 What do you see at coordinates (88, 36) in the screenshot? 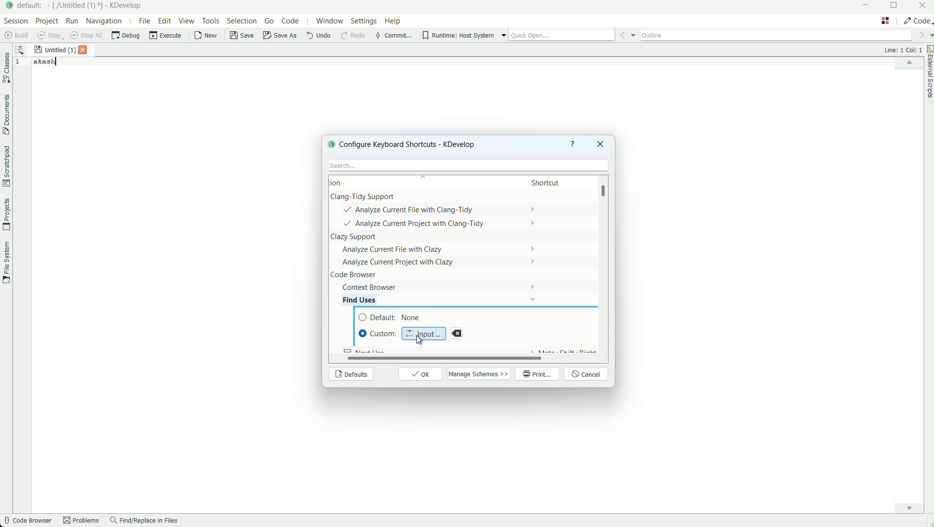
I see `stop all` at bounding box center [88, 36].